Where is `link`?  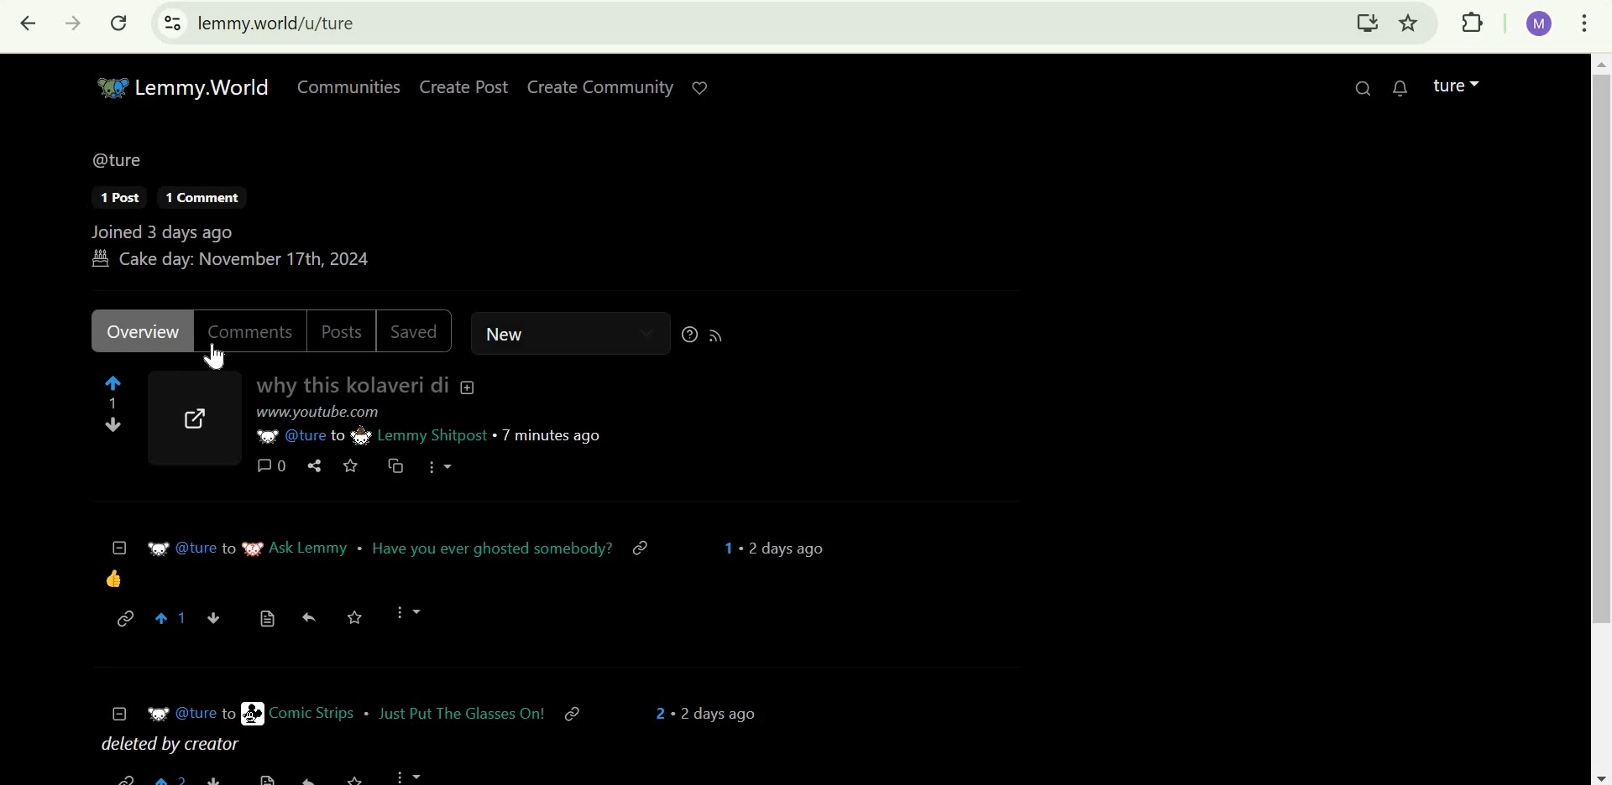
link is located at coordinates (643, 549).